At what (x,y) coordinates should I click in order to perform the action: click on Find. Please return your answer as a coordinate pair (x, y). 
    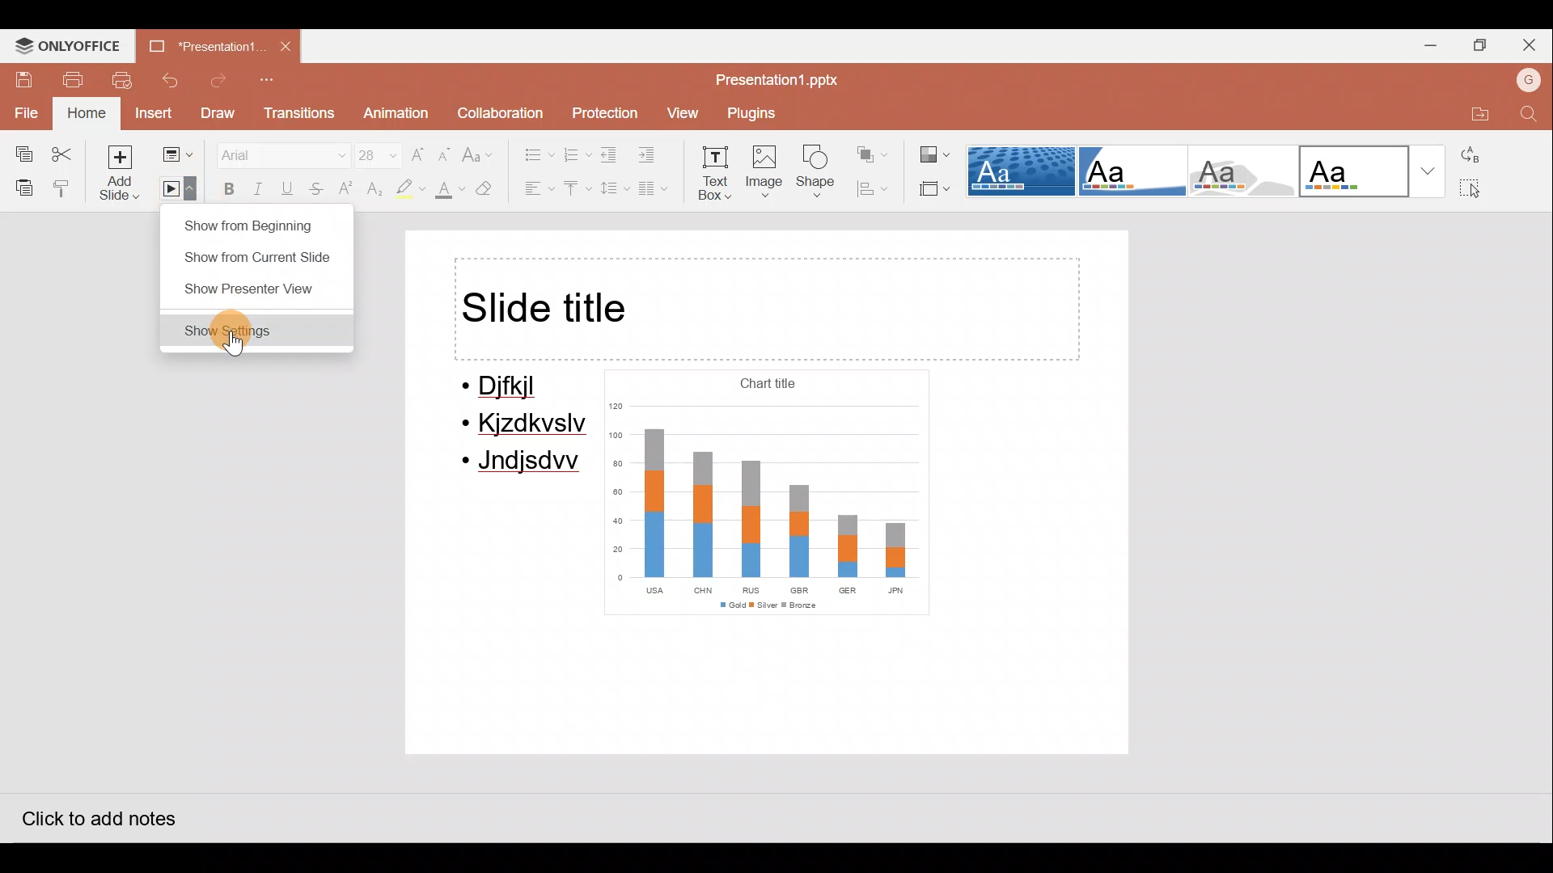
    Looking at the image, I should click on (1527, 116).